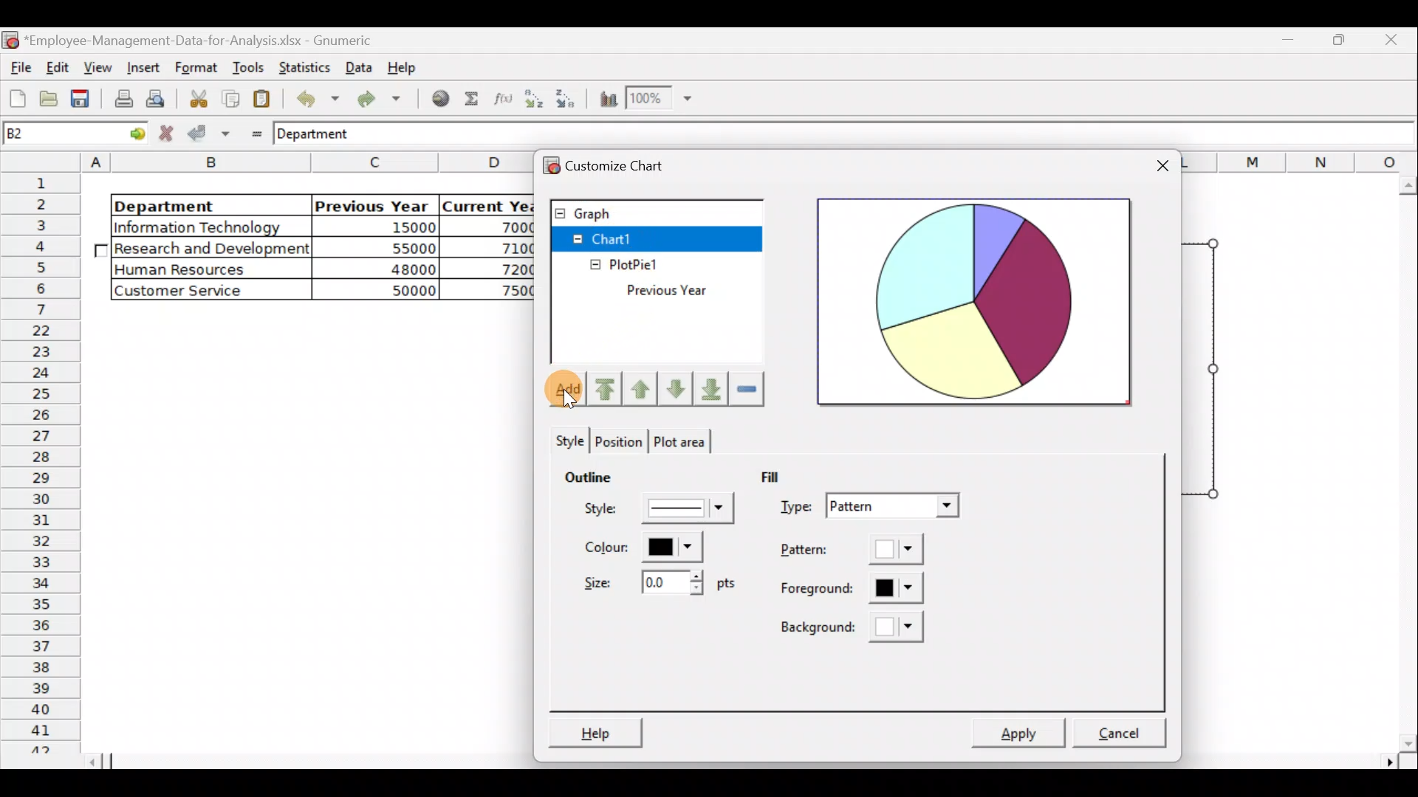  What do you see at coordinates (191, 270) in the screenshot?
I see `Human Resources` at bounding box center [191, 270].